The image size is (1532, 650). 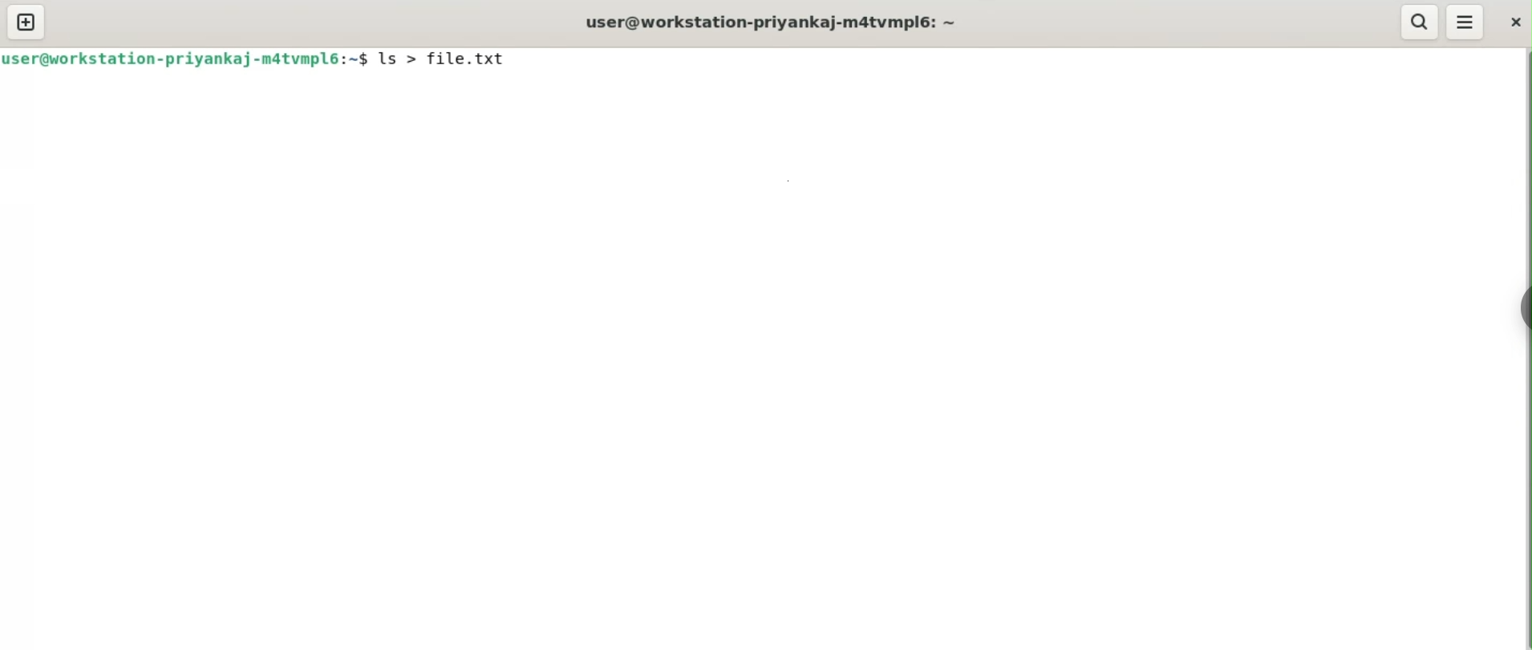 I want to click on ls > file.txt, so click(x=455, y=60).